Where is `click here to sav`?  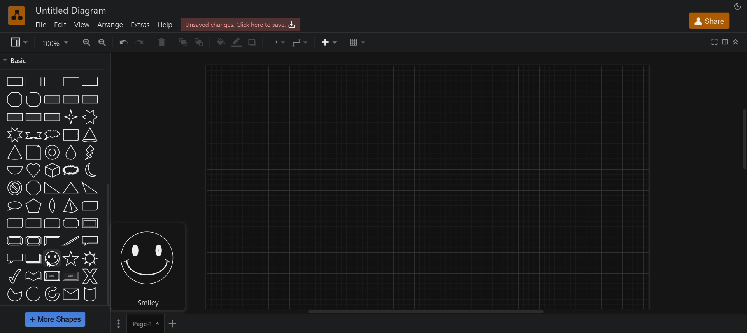
click here to sav is located at coordinates (239, 24).